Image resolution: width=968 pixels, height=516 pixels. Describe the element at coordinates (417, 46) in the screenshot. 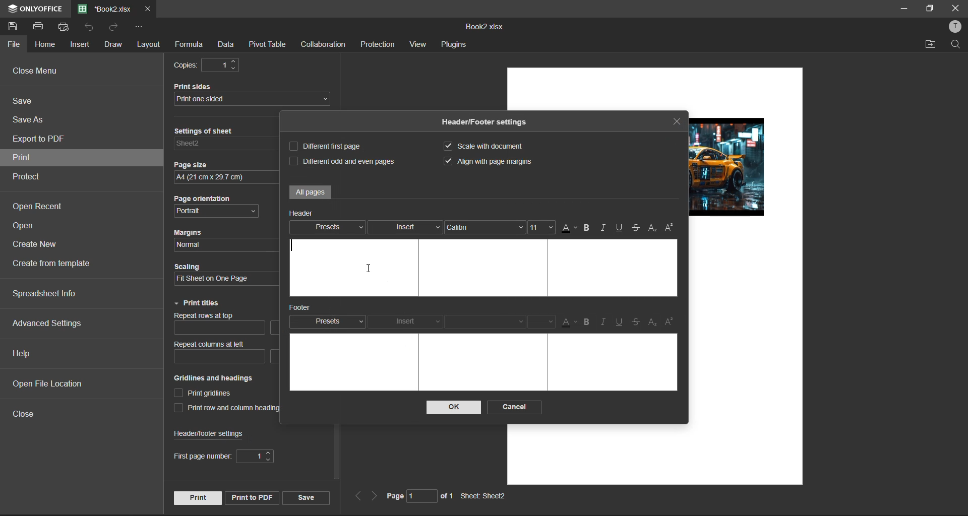

I see `view` at that location.